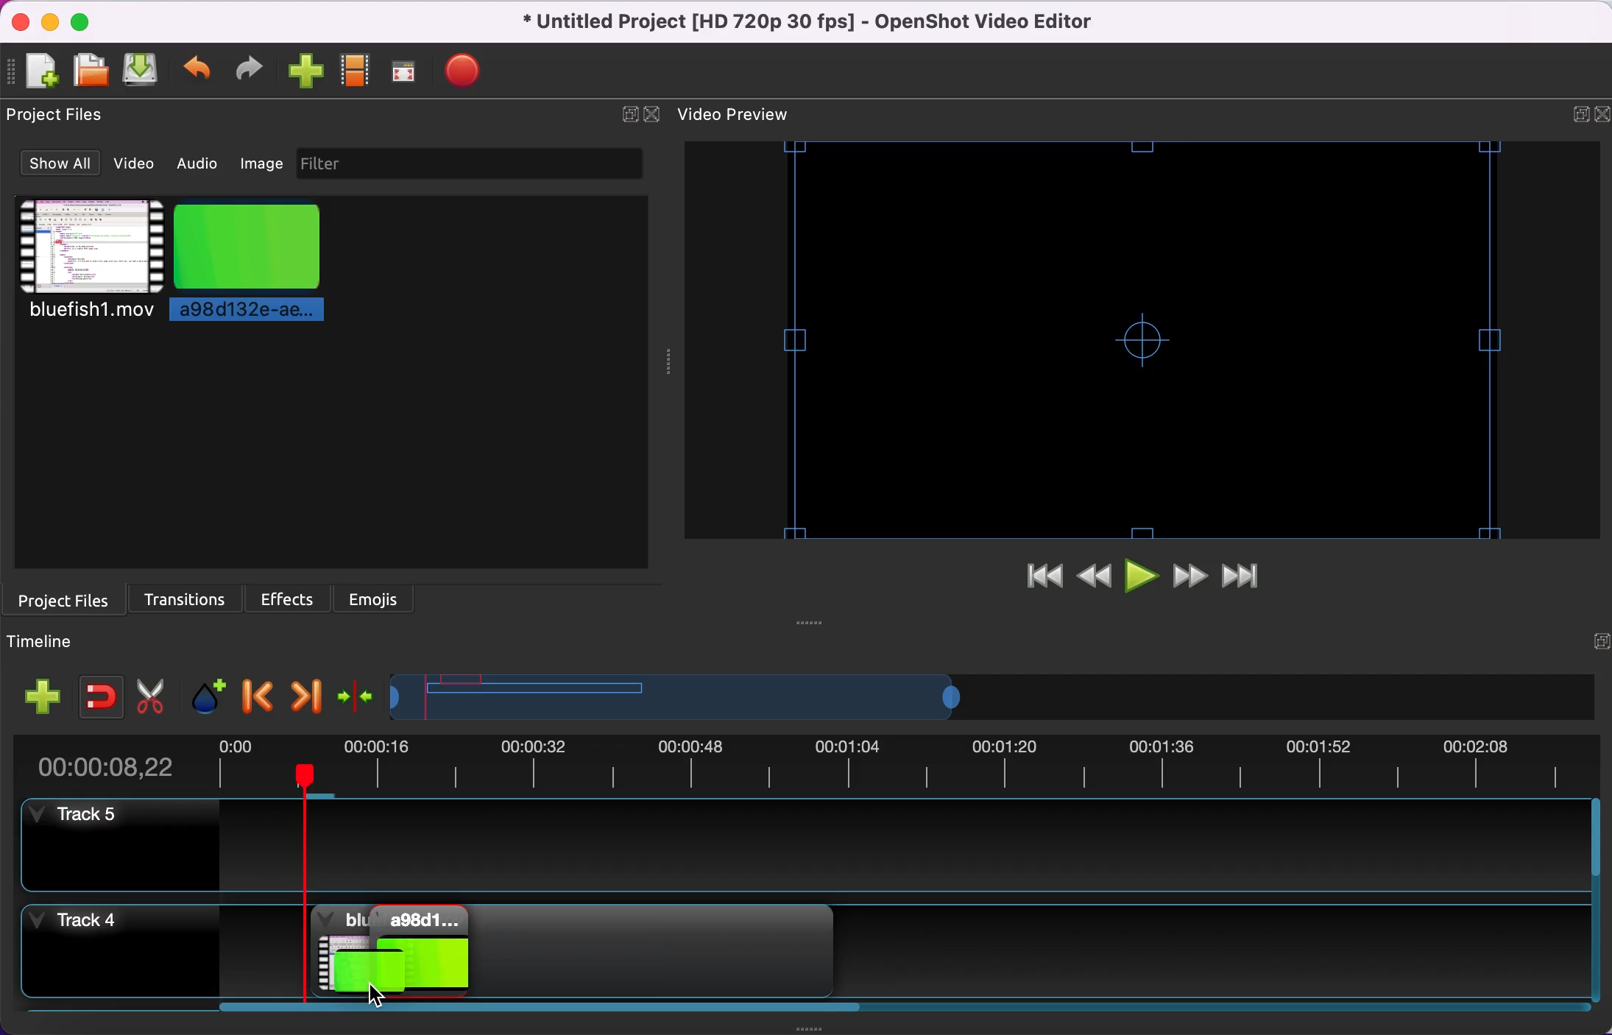  Describe the element at coordinates (66, 117) in the screenshot. I see `project files` at that location.